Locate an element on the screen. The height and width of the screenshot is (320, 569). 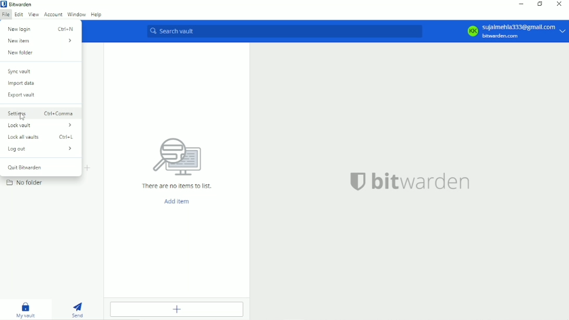
cursor is located at coordinates (22, 116).